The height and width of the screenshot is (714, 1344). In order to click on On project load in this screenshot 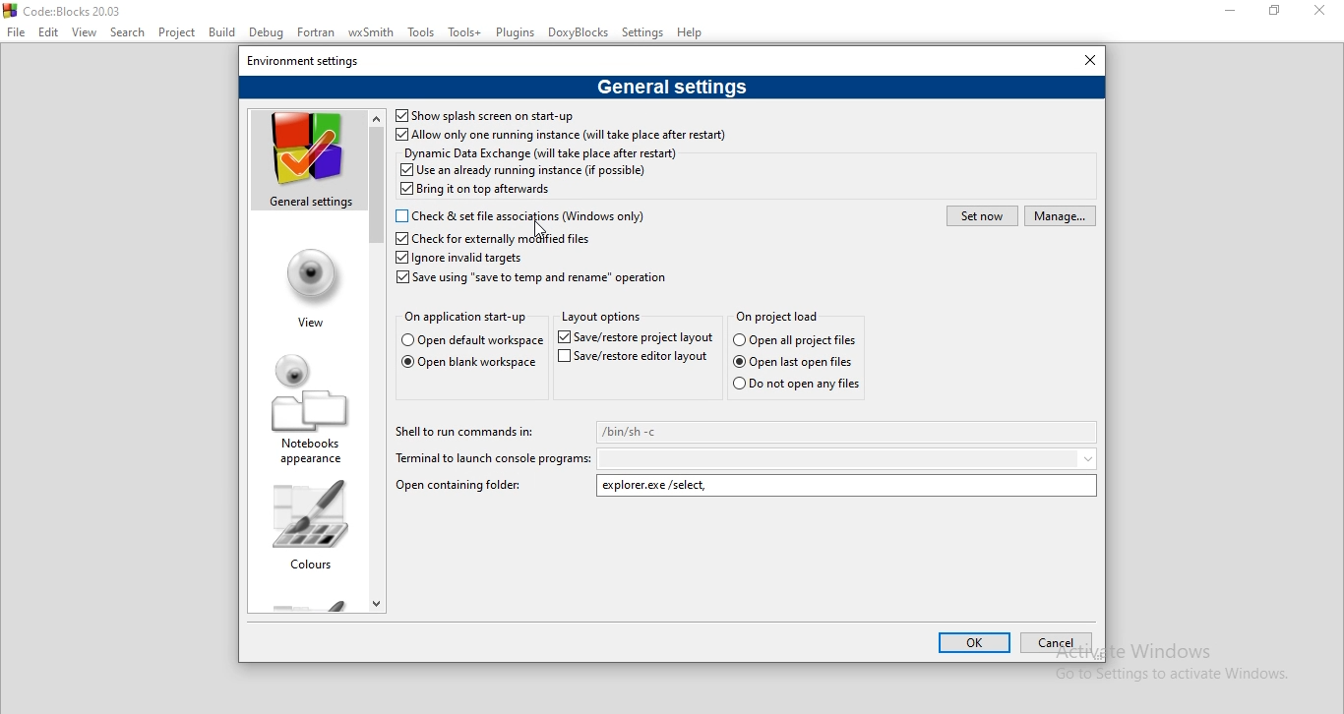, I will do `click(778, 315)`.